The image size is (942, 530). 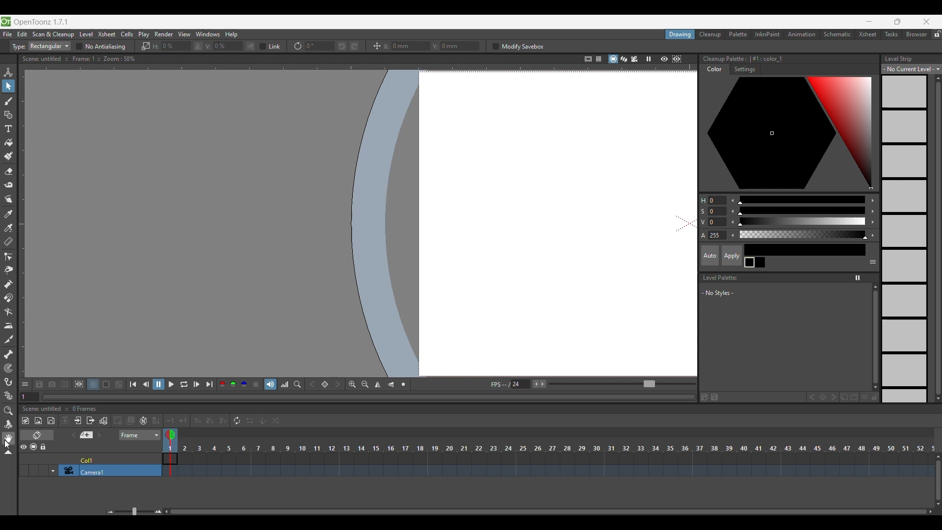 What do you see at coordinates (146, 46) in the screenshot?
I see `Scale` at bounding box center [146, 46].